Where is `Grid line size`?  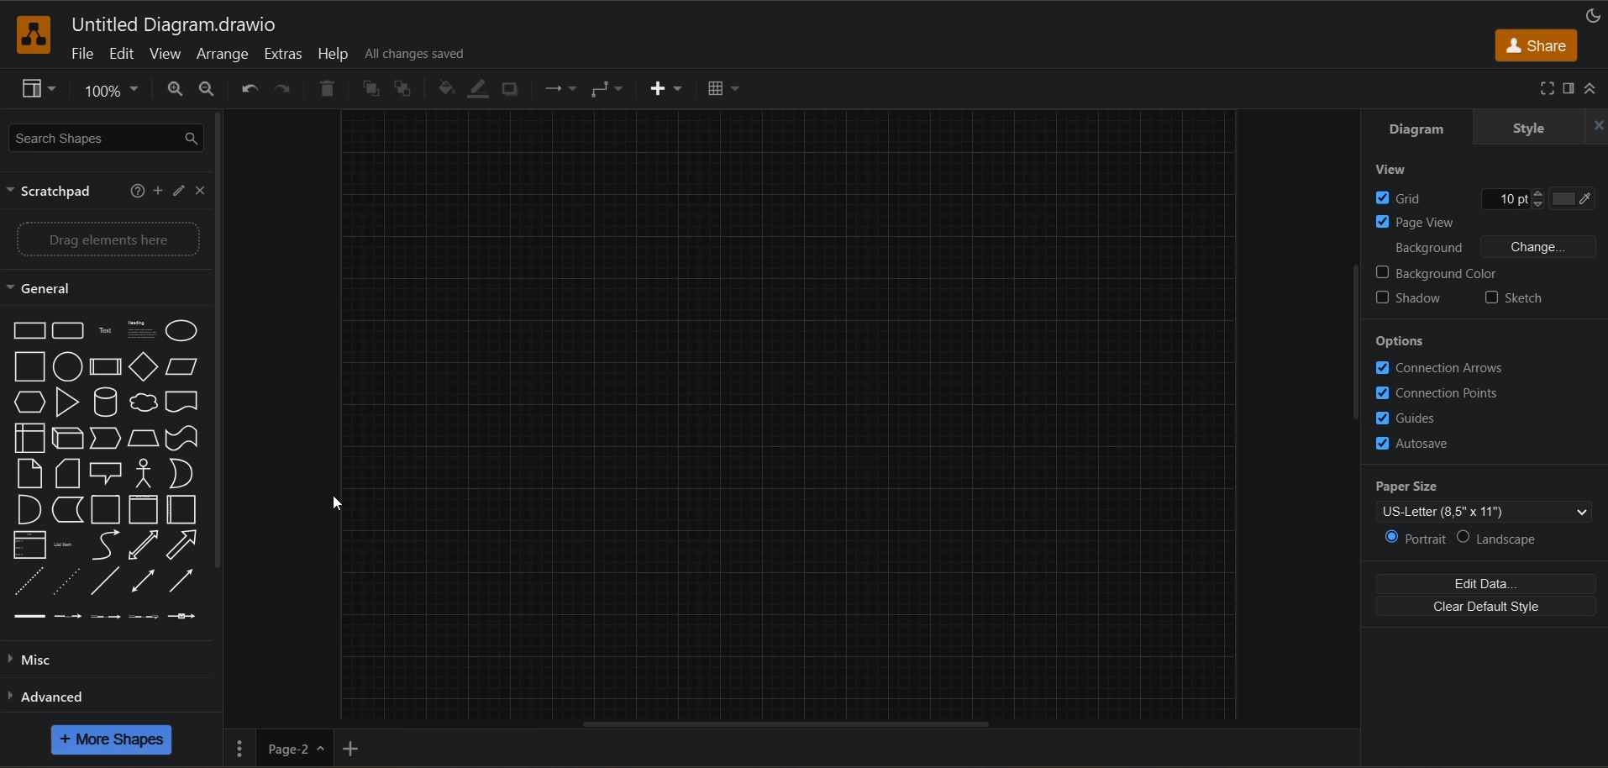
Grid line size is located at coordinates (1501, 198).